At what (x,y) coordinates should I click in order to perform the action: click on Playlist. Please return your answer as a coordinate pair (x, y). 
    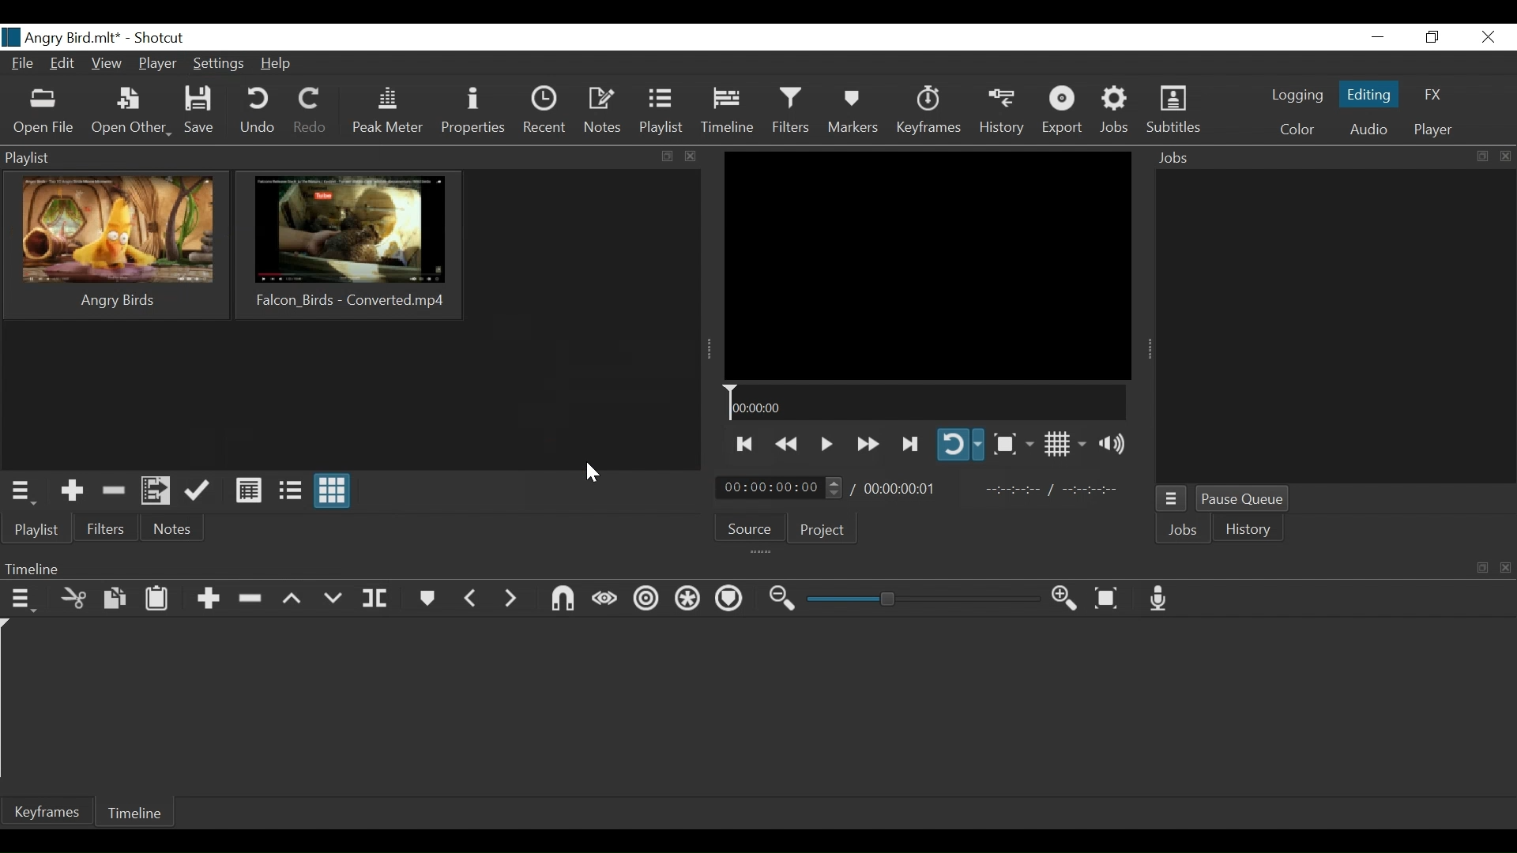
    Looking at the image, I should click on (661, 113).